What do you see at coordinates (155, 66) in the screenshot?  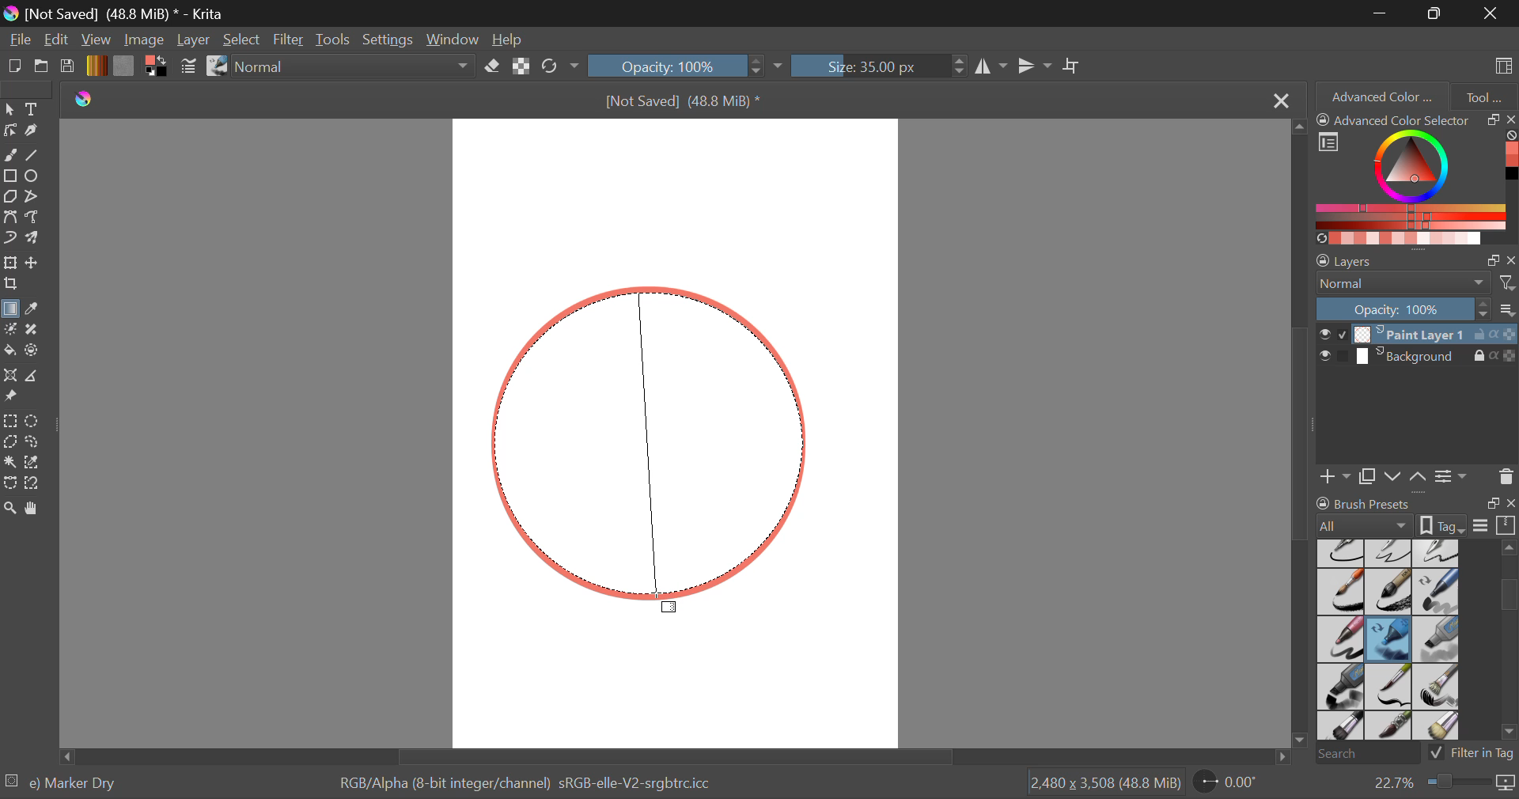 I see `Colors in Use` at bounding box center [155, 66].